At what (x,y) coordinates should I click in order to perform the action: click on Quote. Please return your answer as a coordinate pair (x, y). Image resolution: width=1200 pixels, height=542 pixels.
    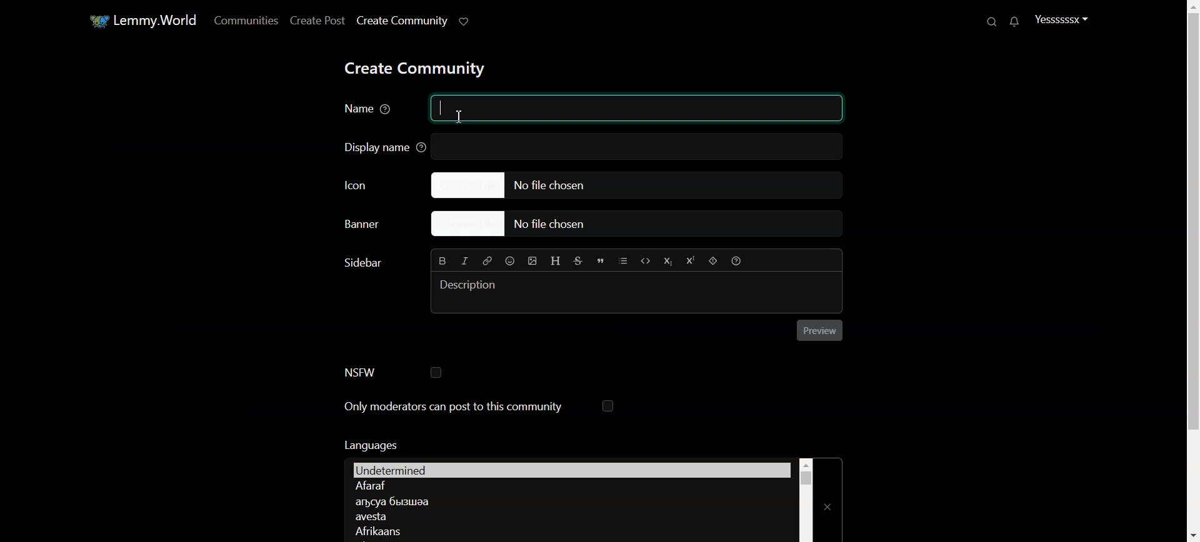
    Looking at the image, I should click on (601, 261).